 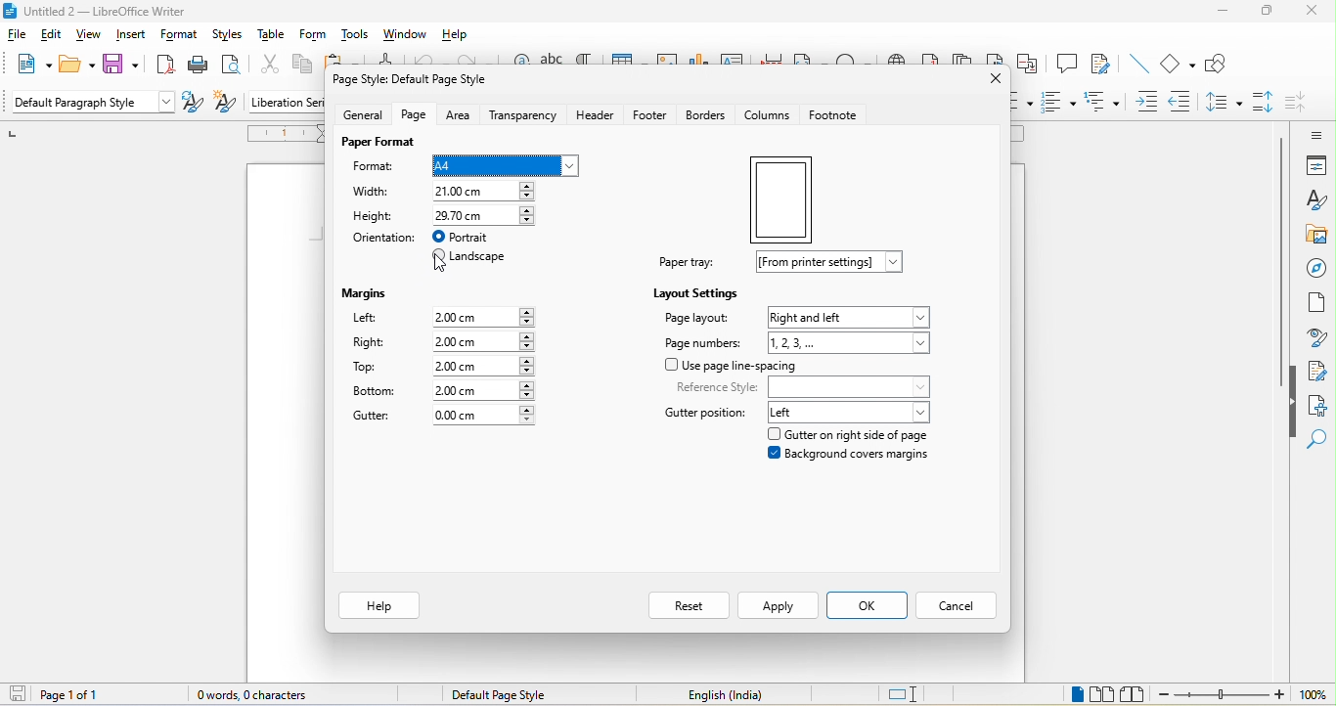 I want to click on cut, so click(x=269, y=67).